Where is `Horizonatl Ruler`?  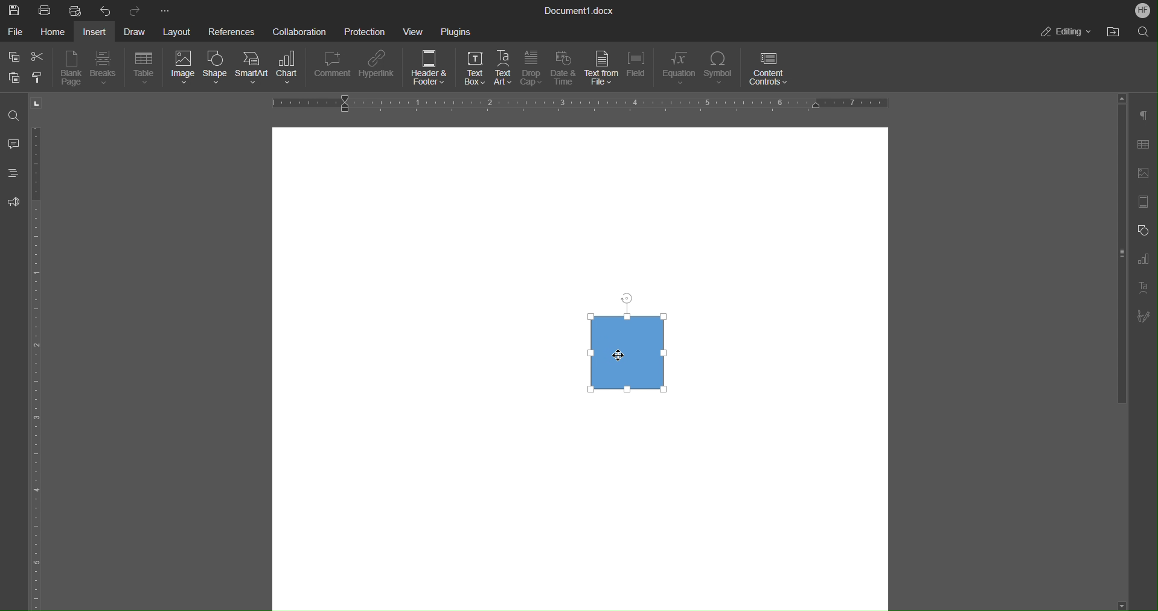
Horizonatl Ruler is located at coordinates (576, 104).